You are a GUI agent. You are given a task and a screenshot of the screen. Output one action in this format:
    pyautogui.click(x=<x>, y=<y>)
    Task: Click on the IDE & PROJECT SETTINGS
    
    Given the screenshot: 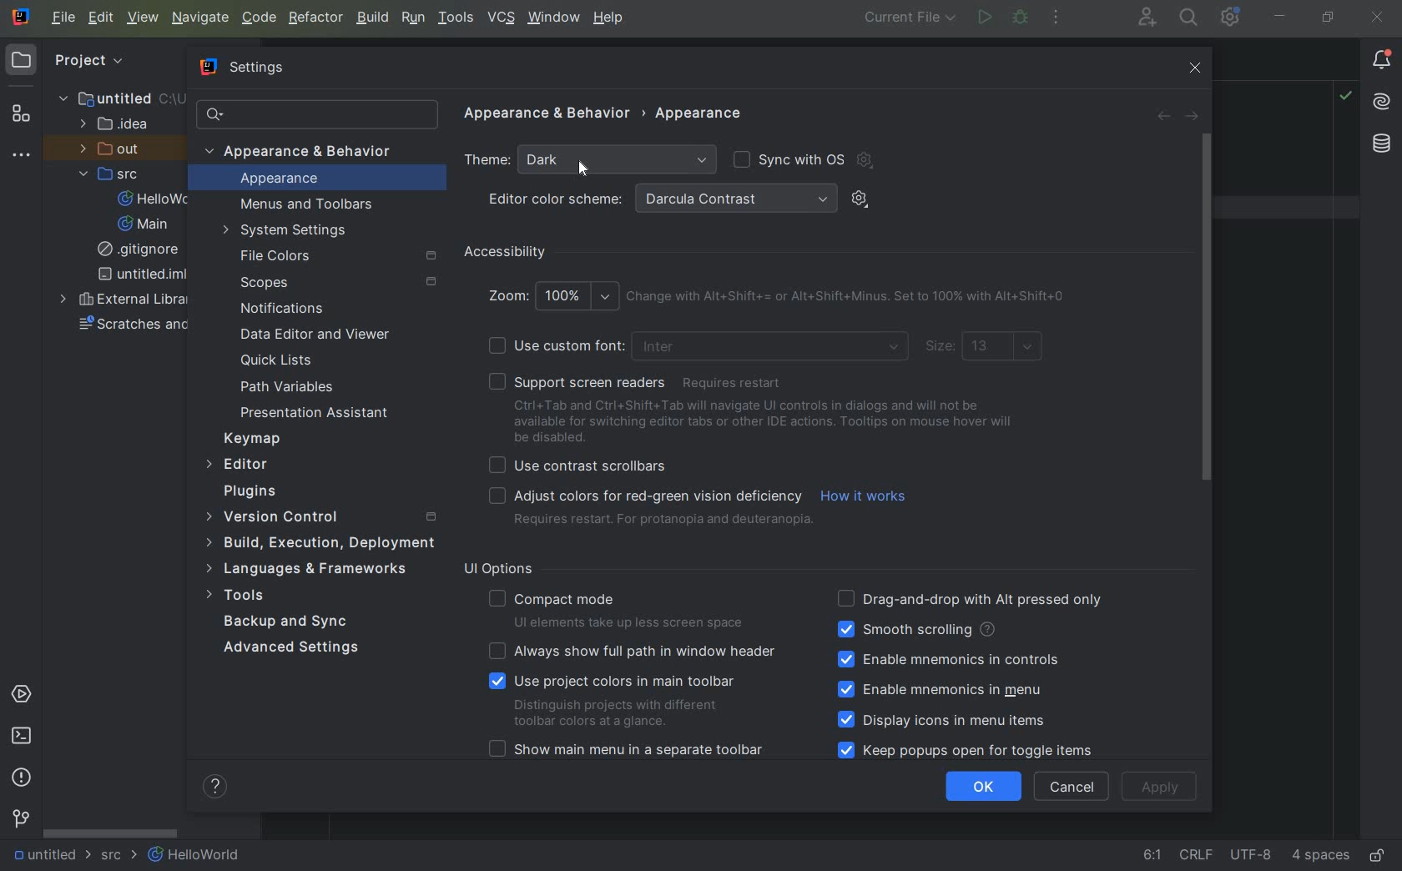 What is the action you would take?
    pyautogui.click(x=1229, y=17)
    